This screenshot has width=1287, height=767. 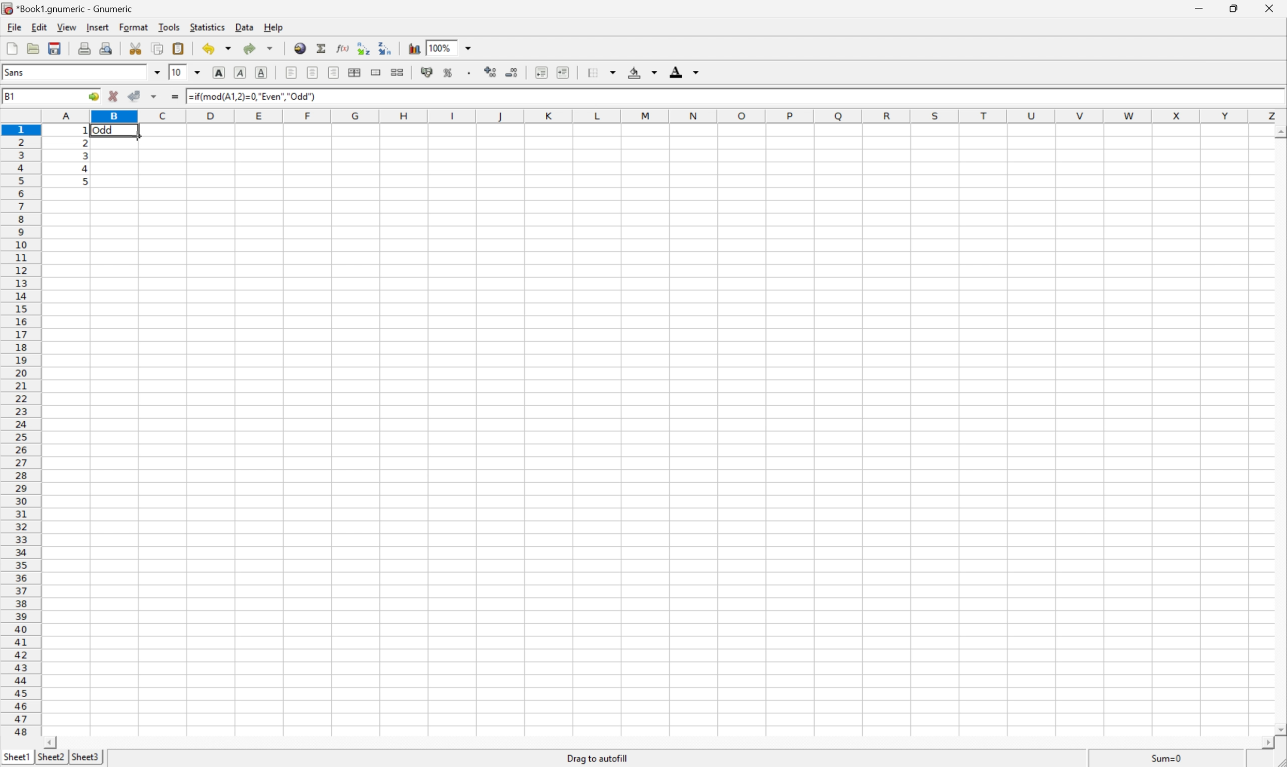 I want to click on Italic, so click(x=238, y=73).